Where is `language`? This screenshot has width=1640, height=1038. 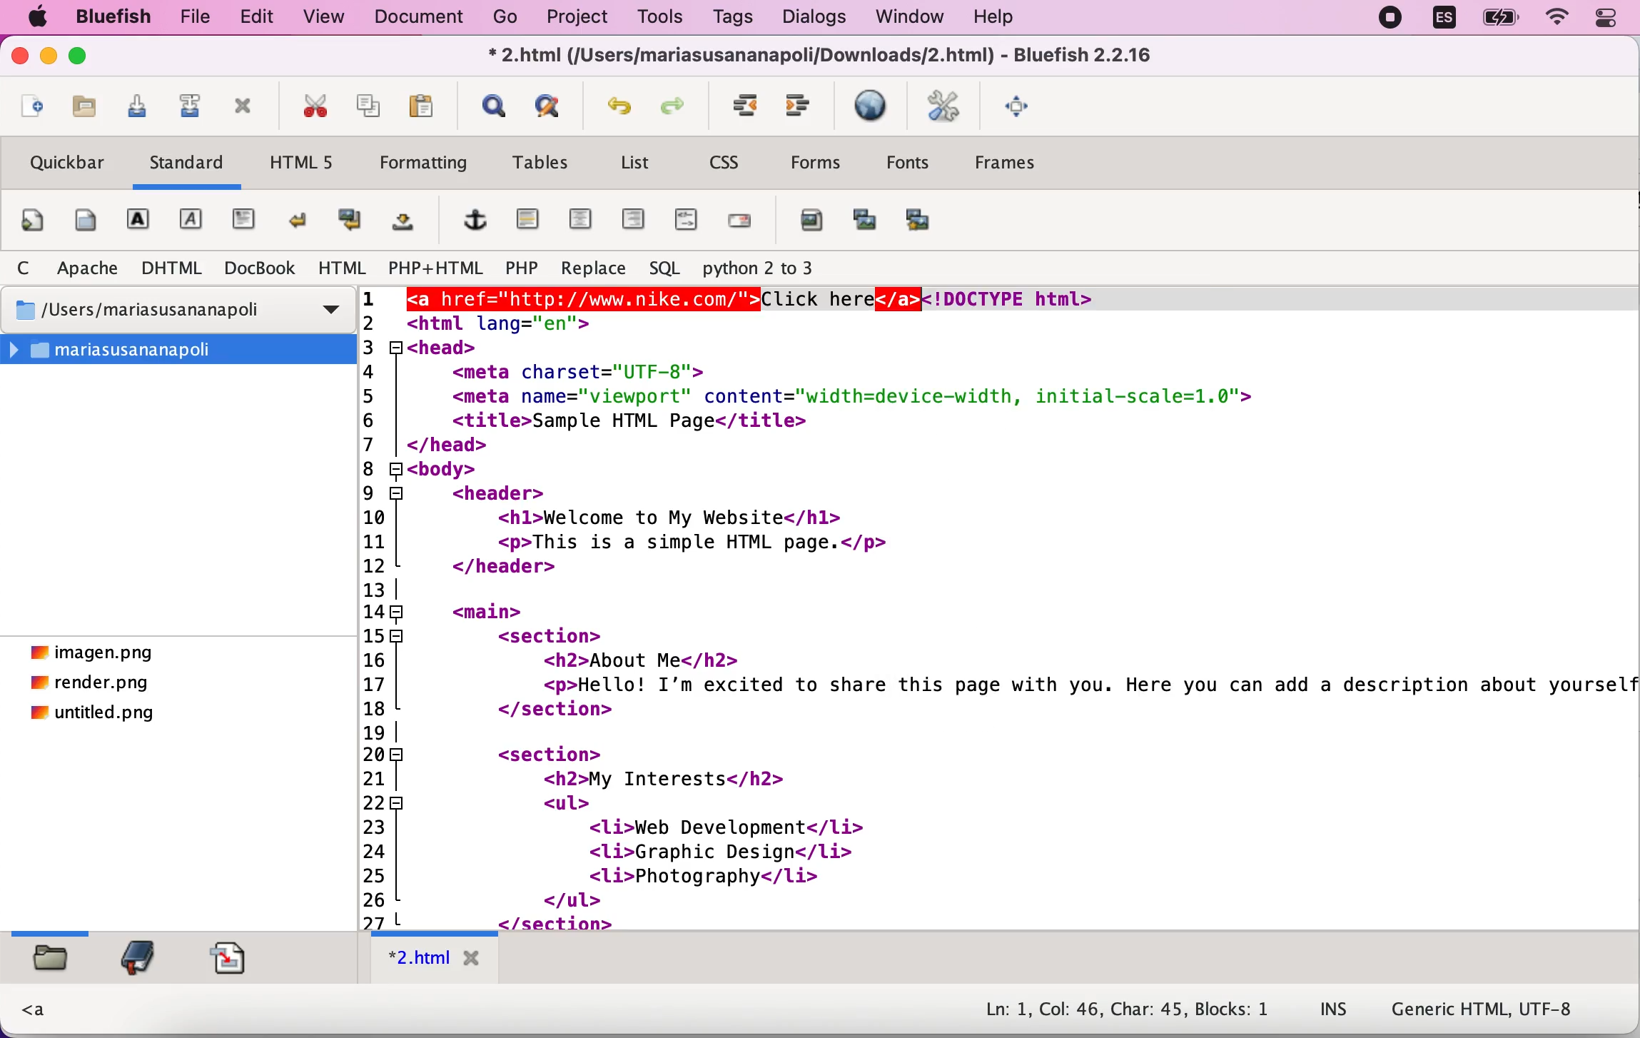
language is located at coordinates (1447, 21).